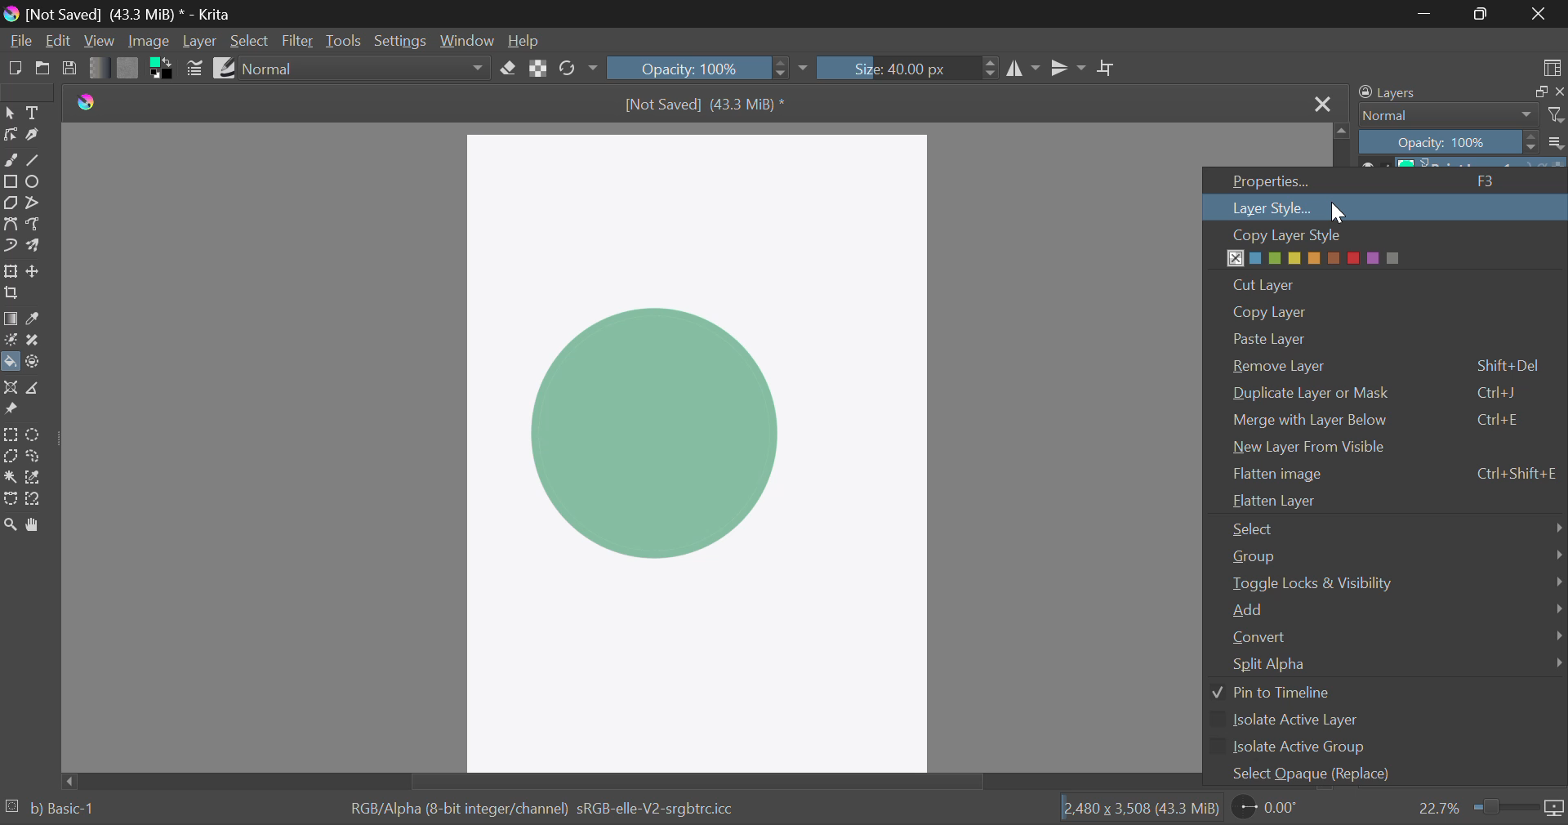  What do you see at coordinates (1383, 286) in the screenshot?
I see `Cut Layer` at bounding box center [1383, 286].